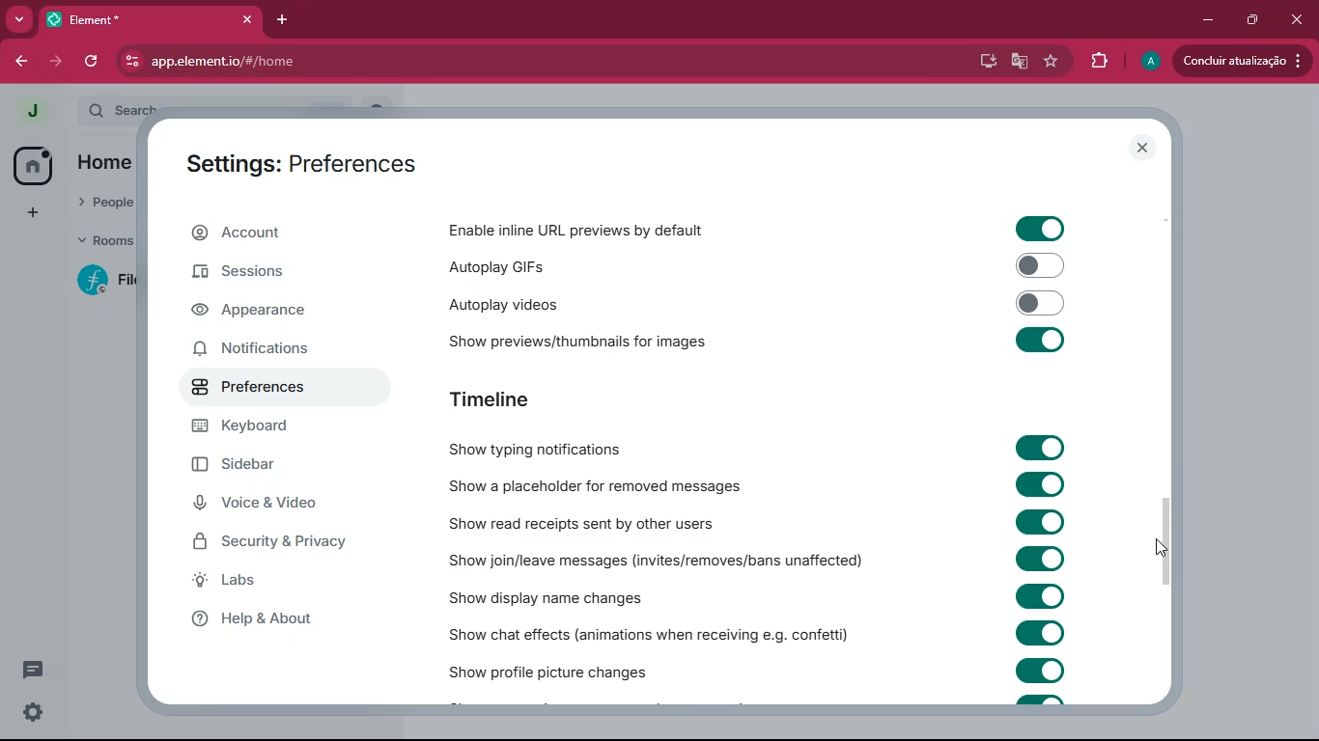  What do you see at coordinates (550, 668) in the screenshot?
I see `show profile picture changes` at bounding box center [550, 668].